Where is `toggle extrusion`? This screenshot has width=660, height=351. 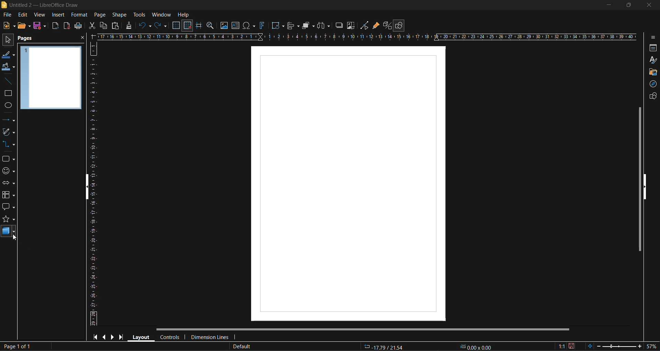
toggle extrusion is located at coordinates (387, 25).